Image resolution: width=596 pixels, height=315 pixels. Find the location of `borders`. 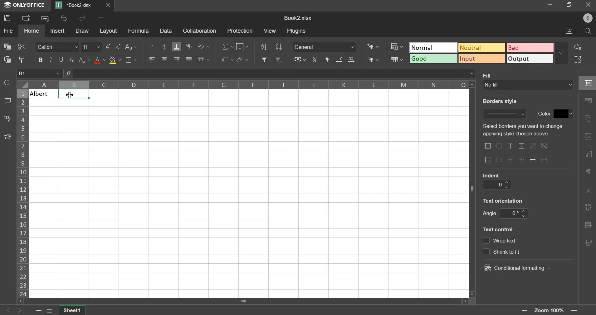

borders is located at coordinates (130, 60).